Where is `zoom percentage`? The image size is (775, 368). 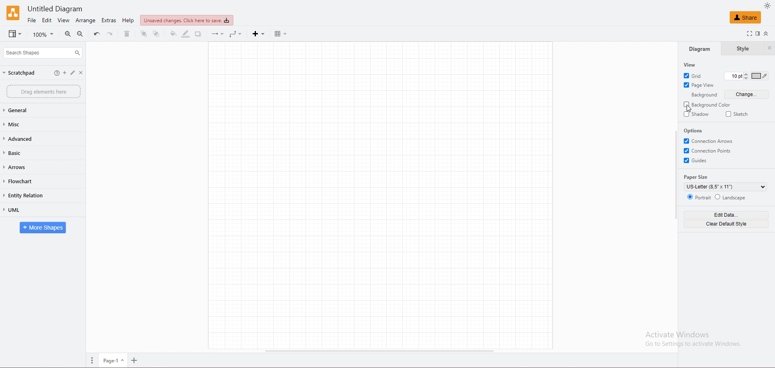
zoom percentage is located at coordinates (44, 34).